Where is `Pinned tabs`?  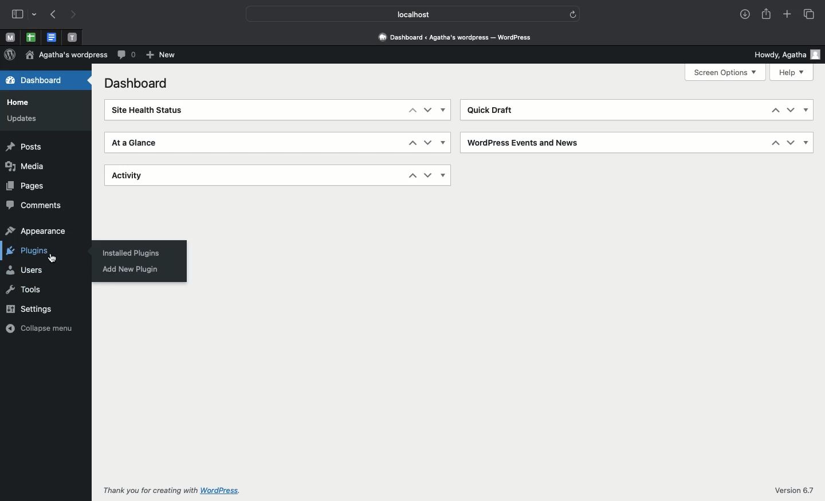
Pinned tabs is located at coordinates (74, 37).